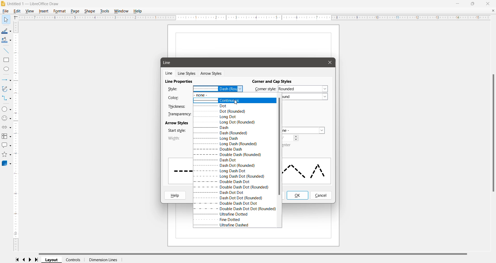 The height and width of the screenshot is (263, 496). Describe the element at coordinates (179, 114) in the screenshot. I see `Transparency` at that location.